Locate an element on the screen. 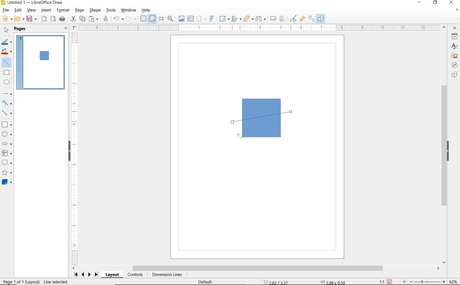 The height and width of the screenshot is (285, 460). STYLES is located at coordinates (453, 46).